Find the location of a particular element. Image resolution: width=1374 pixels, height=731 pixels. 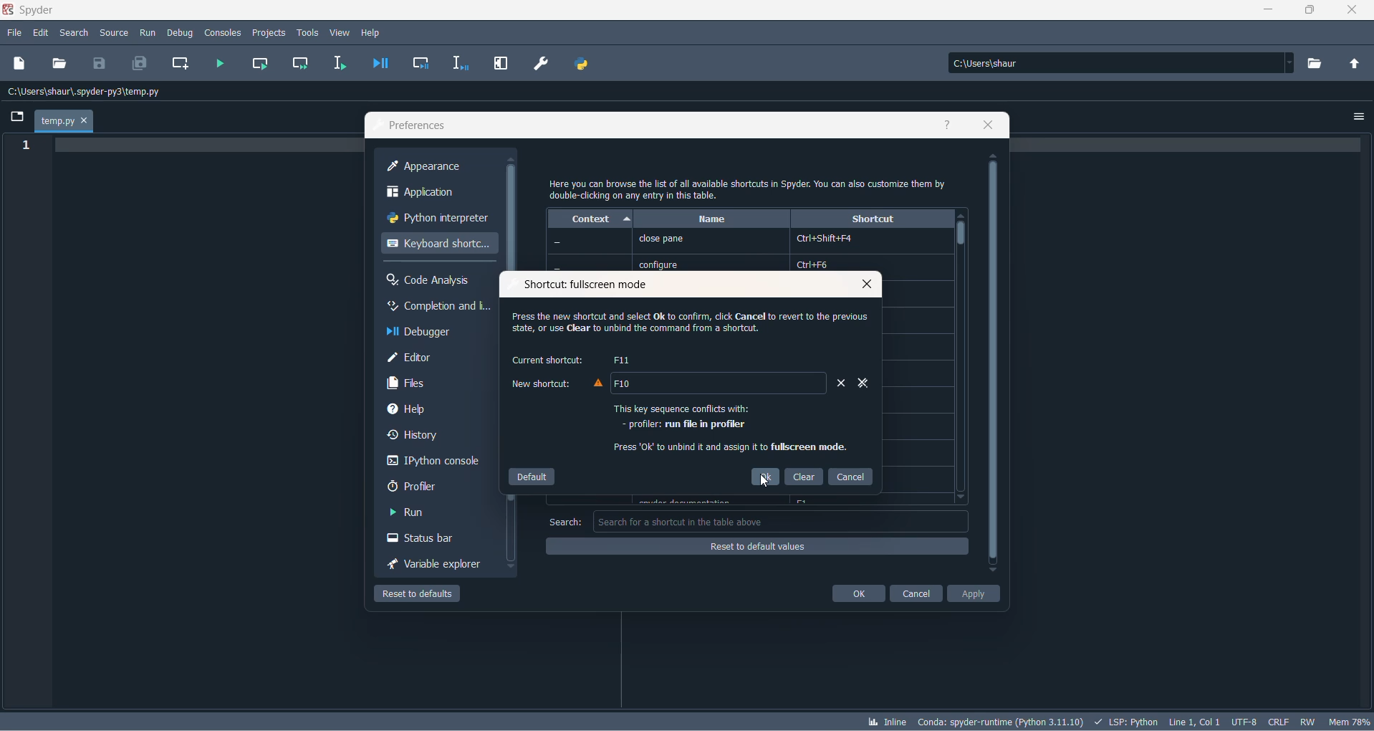

ok is located at coordinates (859, 594).